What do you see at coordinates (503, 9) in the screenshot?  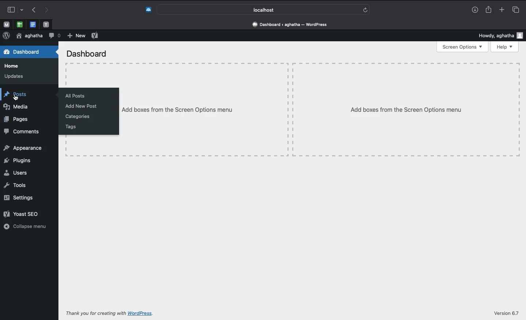 I see `Add new tab` at bounding box center [503, 9].